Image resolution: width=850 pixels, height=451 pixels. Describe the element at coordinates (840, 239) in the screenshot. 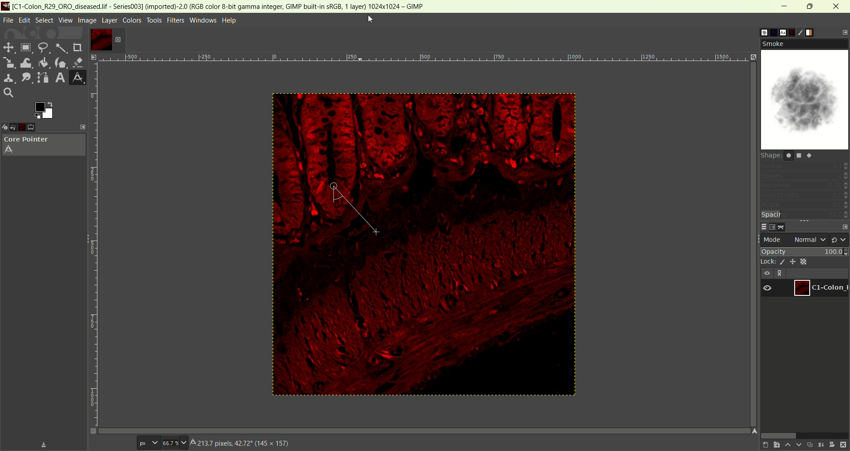

I see `switch to another group of mode` at that location.